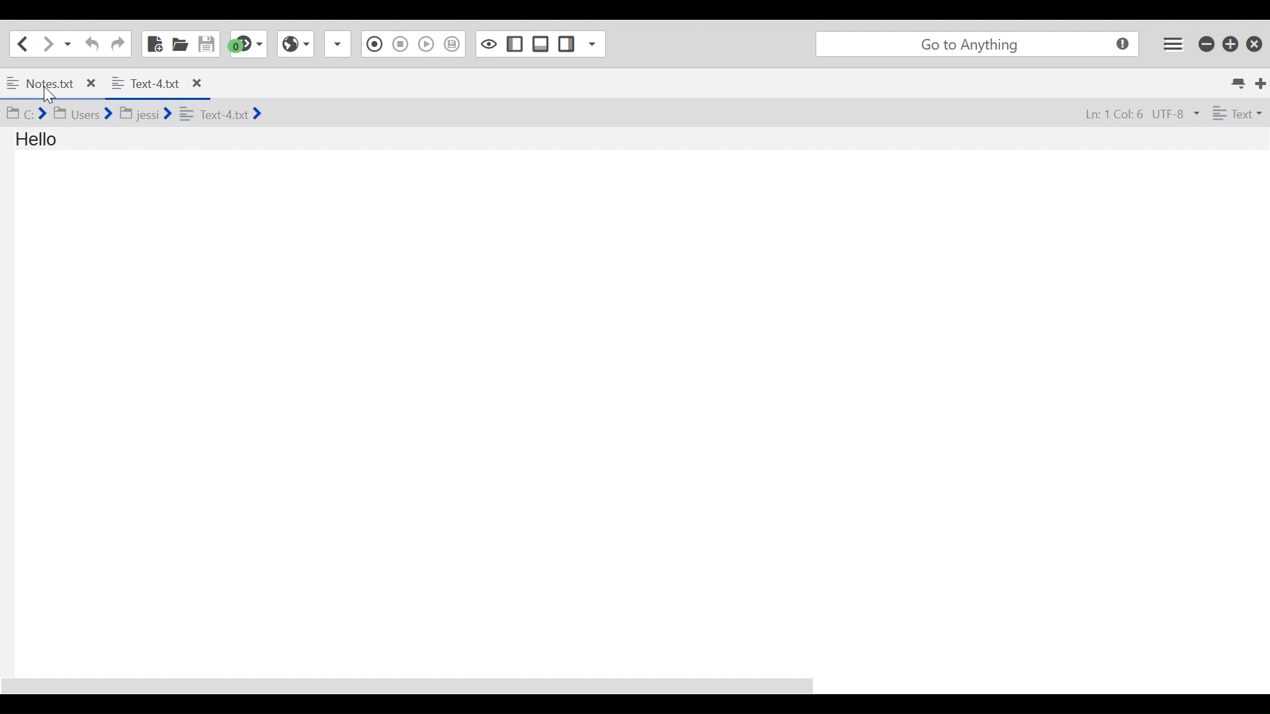 The height and width of the screenshot is (714, 1270). I want to click on utf-8, so click(1175, 114).